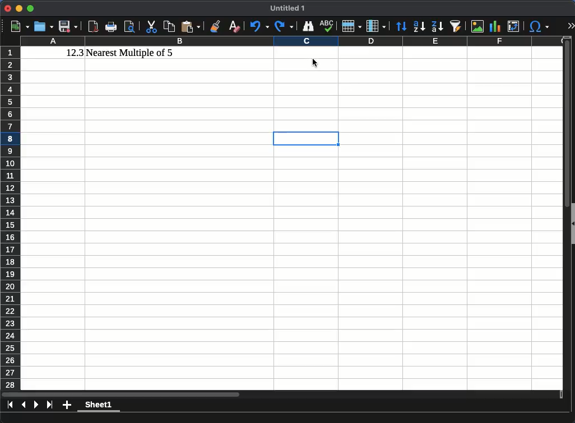  Describe the element at coordinates (327, 25) in the screenshot. I see `spell check` at that location.